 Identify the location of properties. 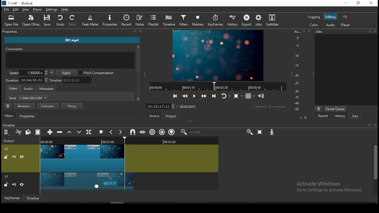
(110, 20).